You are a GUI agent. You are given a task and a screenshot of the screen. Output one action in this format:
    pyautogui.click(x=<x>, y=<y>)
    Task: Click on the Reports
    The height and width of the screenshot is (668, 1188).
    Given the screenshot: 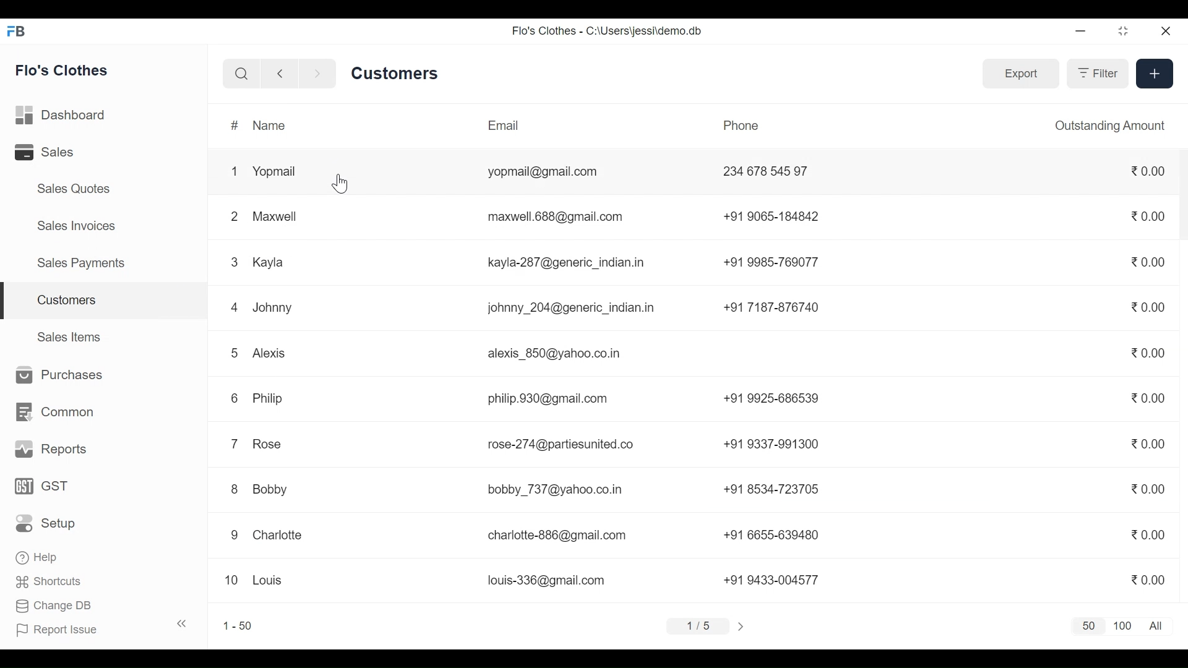 What is the action you would take?
    pyautogui.click(x=52, y=450)
    